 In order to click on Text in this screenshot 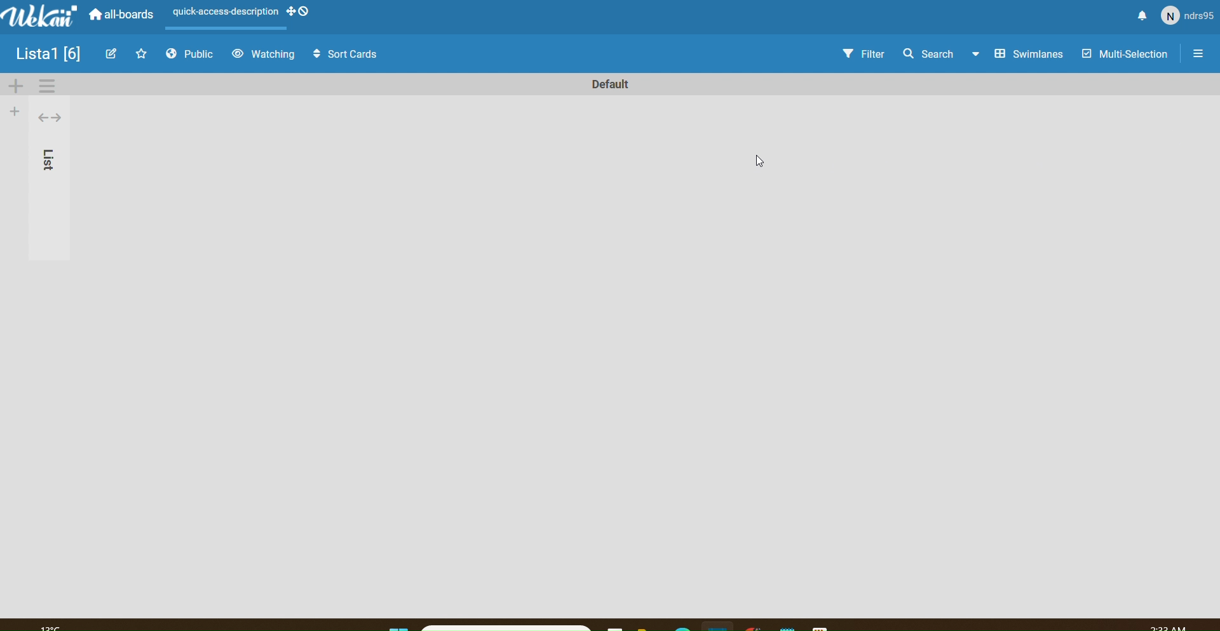, I will do `click(602, 84)`.